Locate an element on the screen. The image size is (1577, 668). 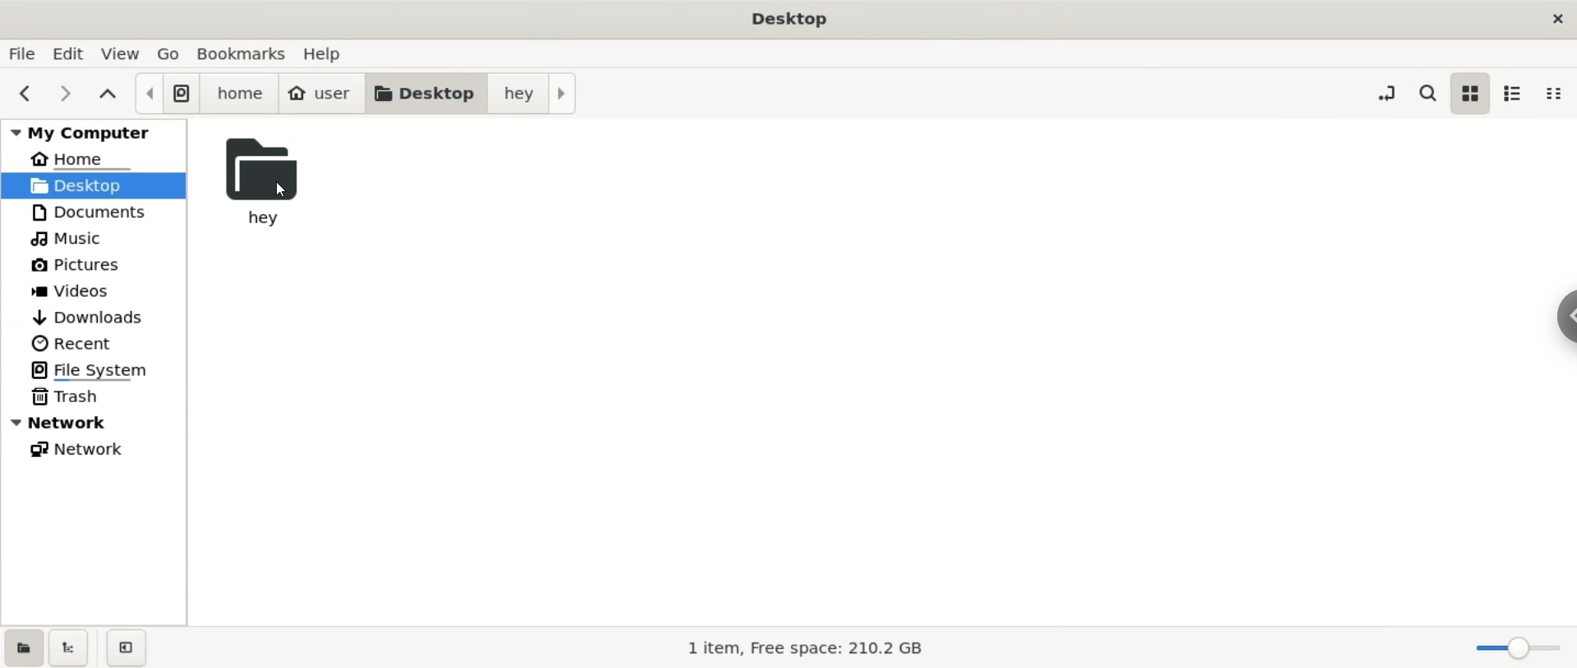
go is located at coordinates (170, 52).